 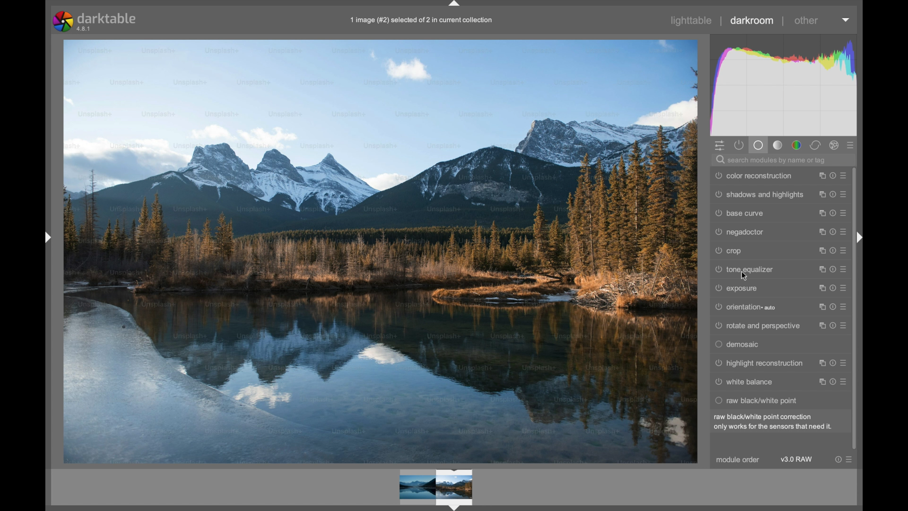 What do you see at coordinates (691, 20) in the screenshot?
I see `lighttable` at bounding box center [691, 20].